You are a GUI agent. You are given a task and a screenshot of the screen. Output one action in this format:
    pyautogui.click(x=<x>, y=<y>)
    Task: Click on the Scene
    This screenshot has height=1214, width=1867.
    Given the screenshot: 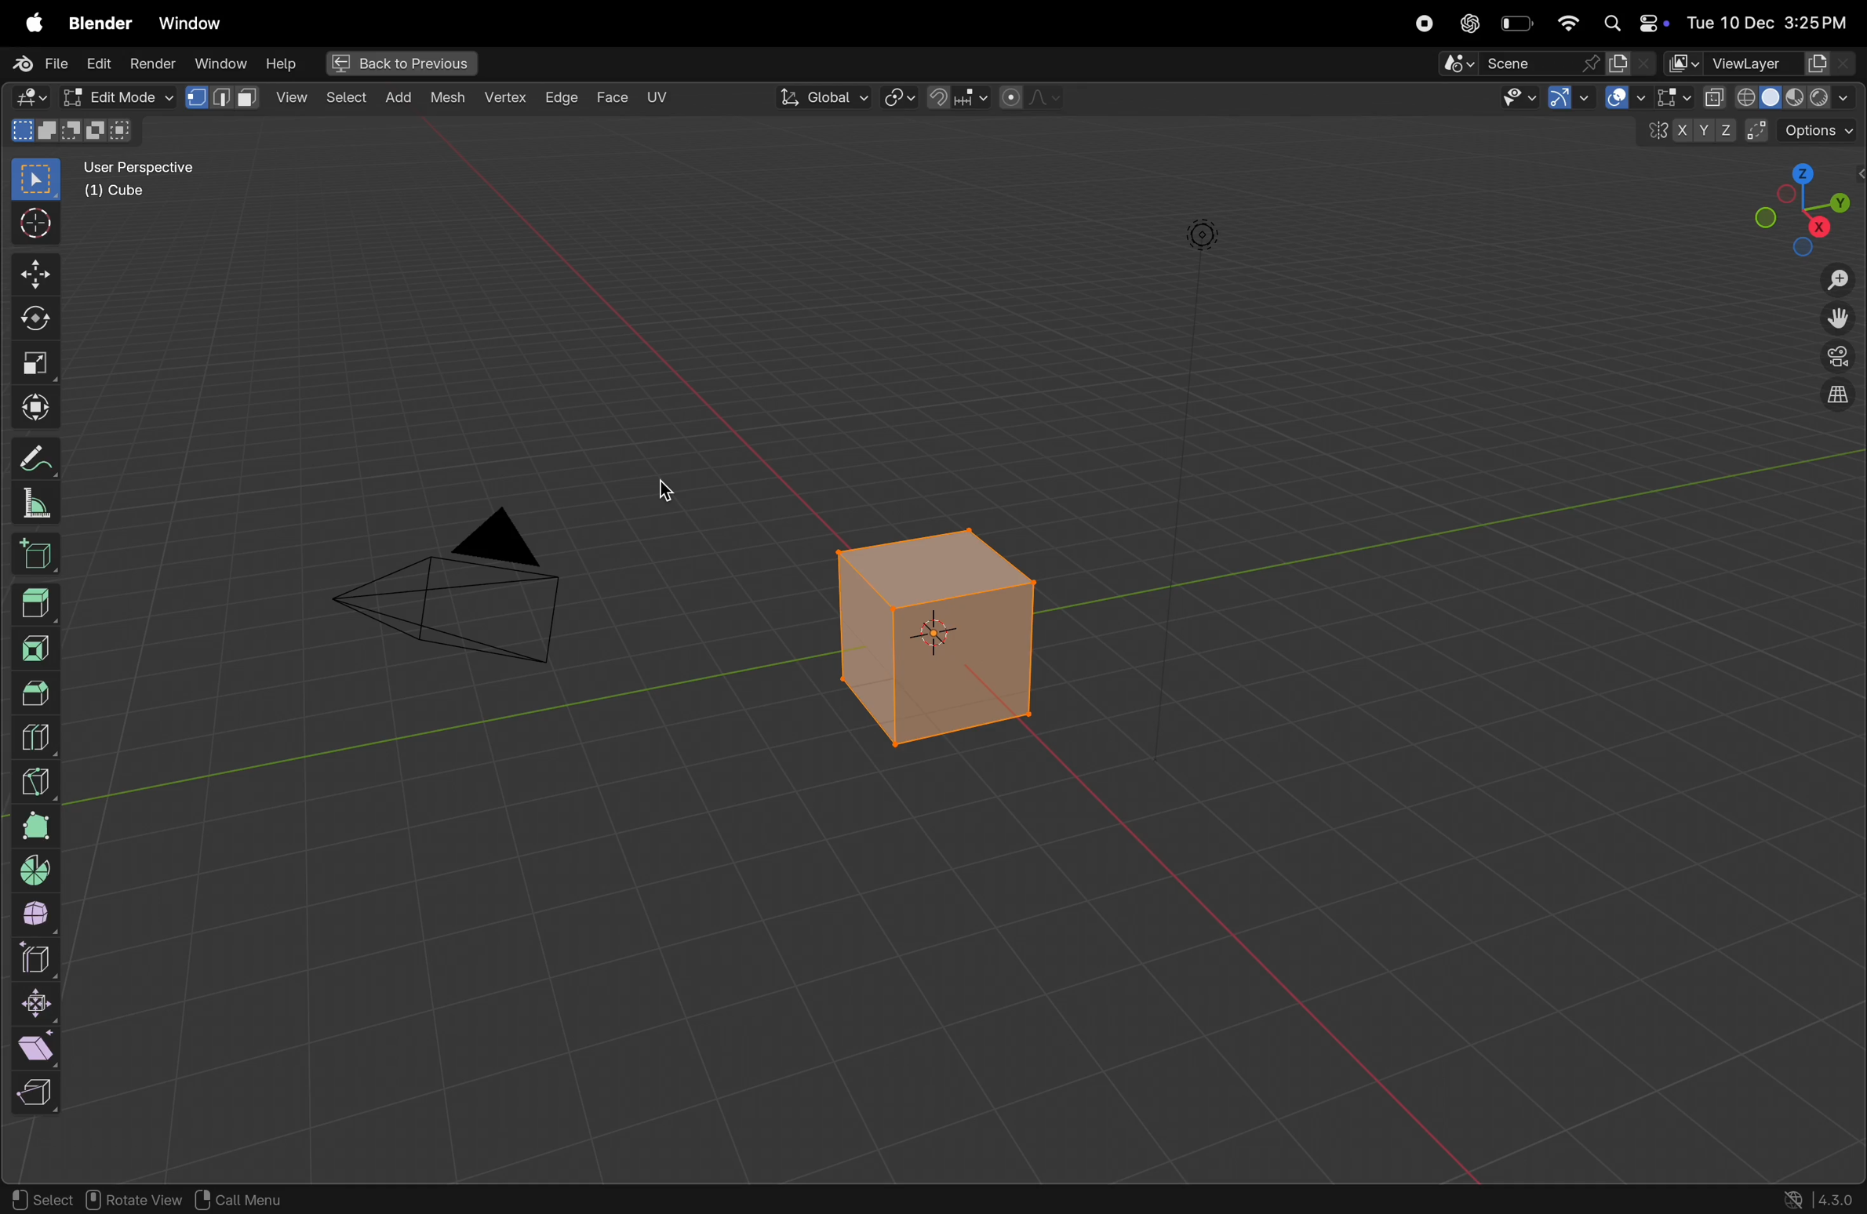 What is the action you would take?
    pyautogui.click(x=1548, y=64)
    